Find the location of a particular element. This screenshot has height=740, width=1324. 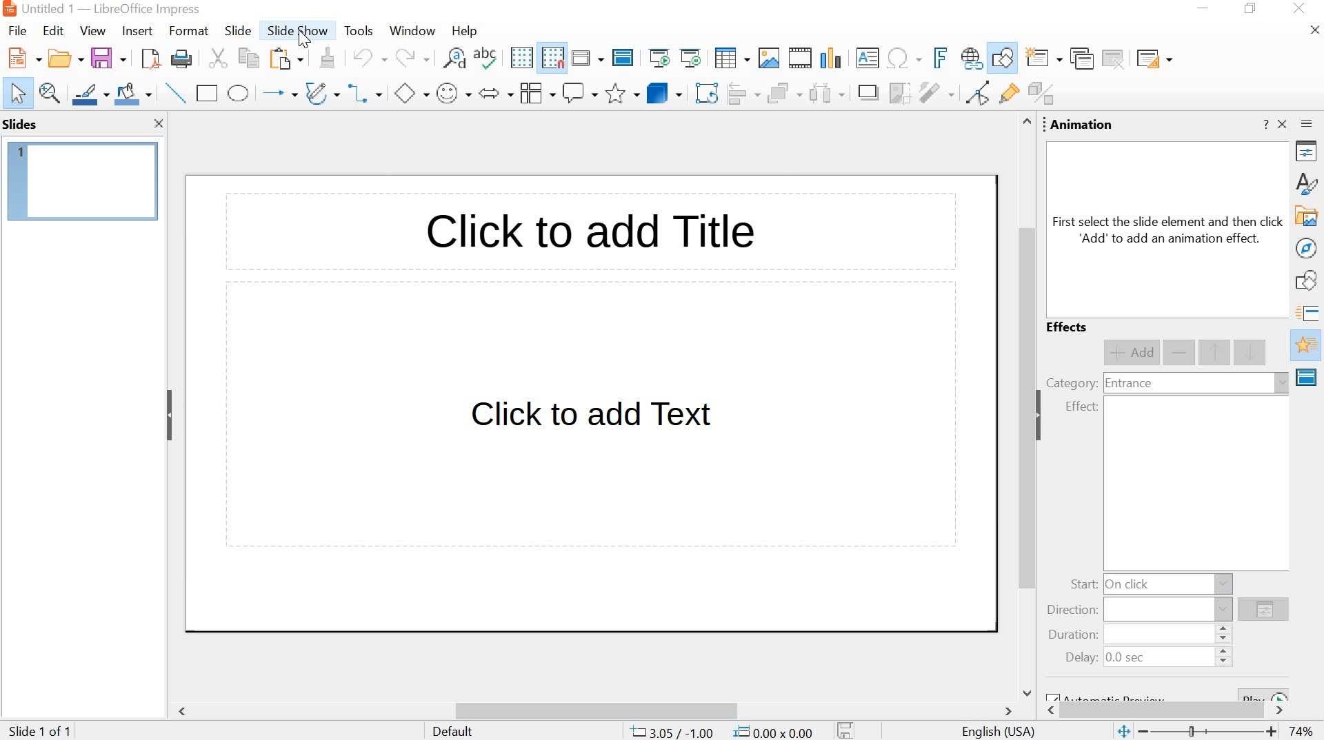

copy is located at coordinates (245, 58).